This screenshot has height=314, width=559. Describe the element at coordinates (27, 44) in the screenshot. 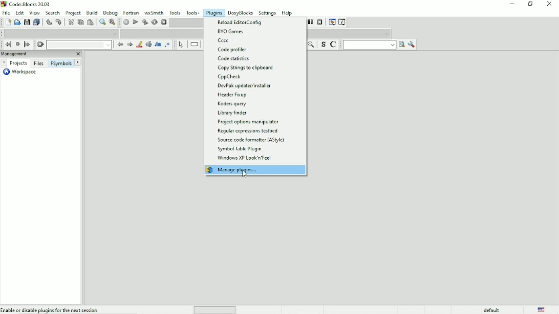

I see `Jump forward` at that location.